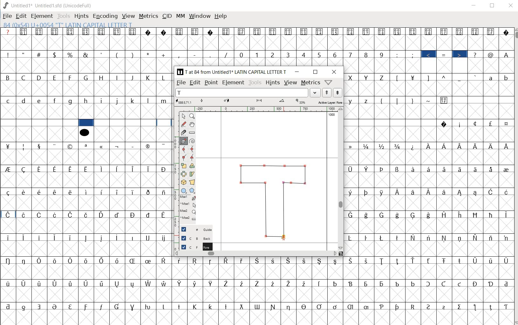 This screenshot has height=325, width=518. Describe the element at coordinates (413, 215) in the screenshot. I see `Symbol` at that location.